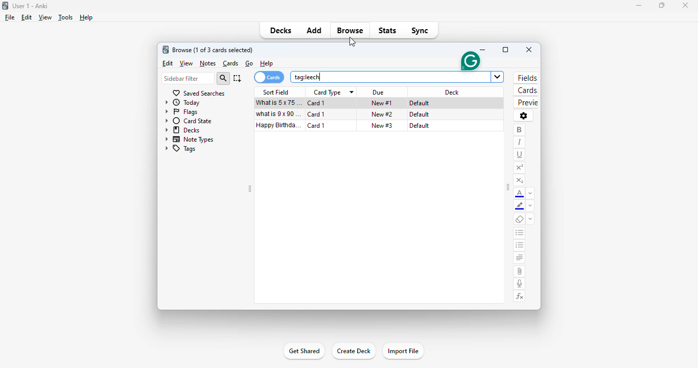 The image size is (698, 368). What do you see at coordinates (525, 90) in the screenshot?
I see `cards` at bounding box center [525, 90].